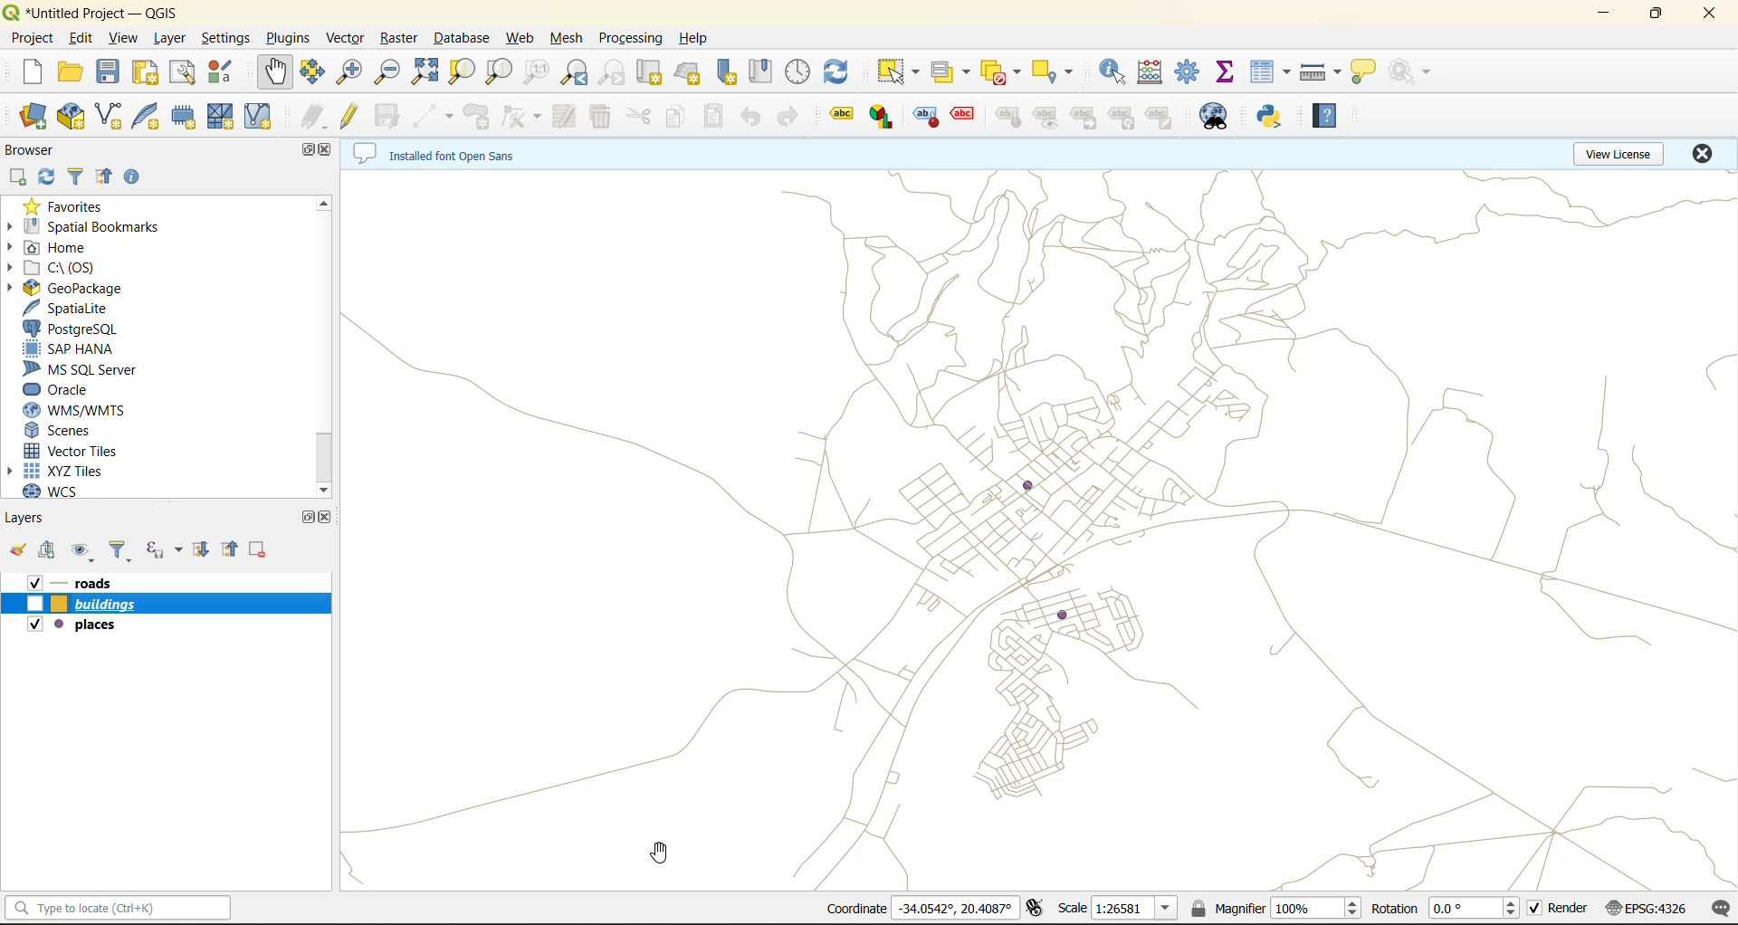 The width and height of the screenshot is (1738, 925). Describe the element at coordinates (883, 117) in the screenshot. I see `Diagram` at that location.